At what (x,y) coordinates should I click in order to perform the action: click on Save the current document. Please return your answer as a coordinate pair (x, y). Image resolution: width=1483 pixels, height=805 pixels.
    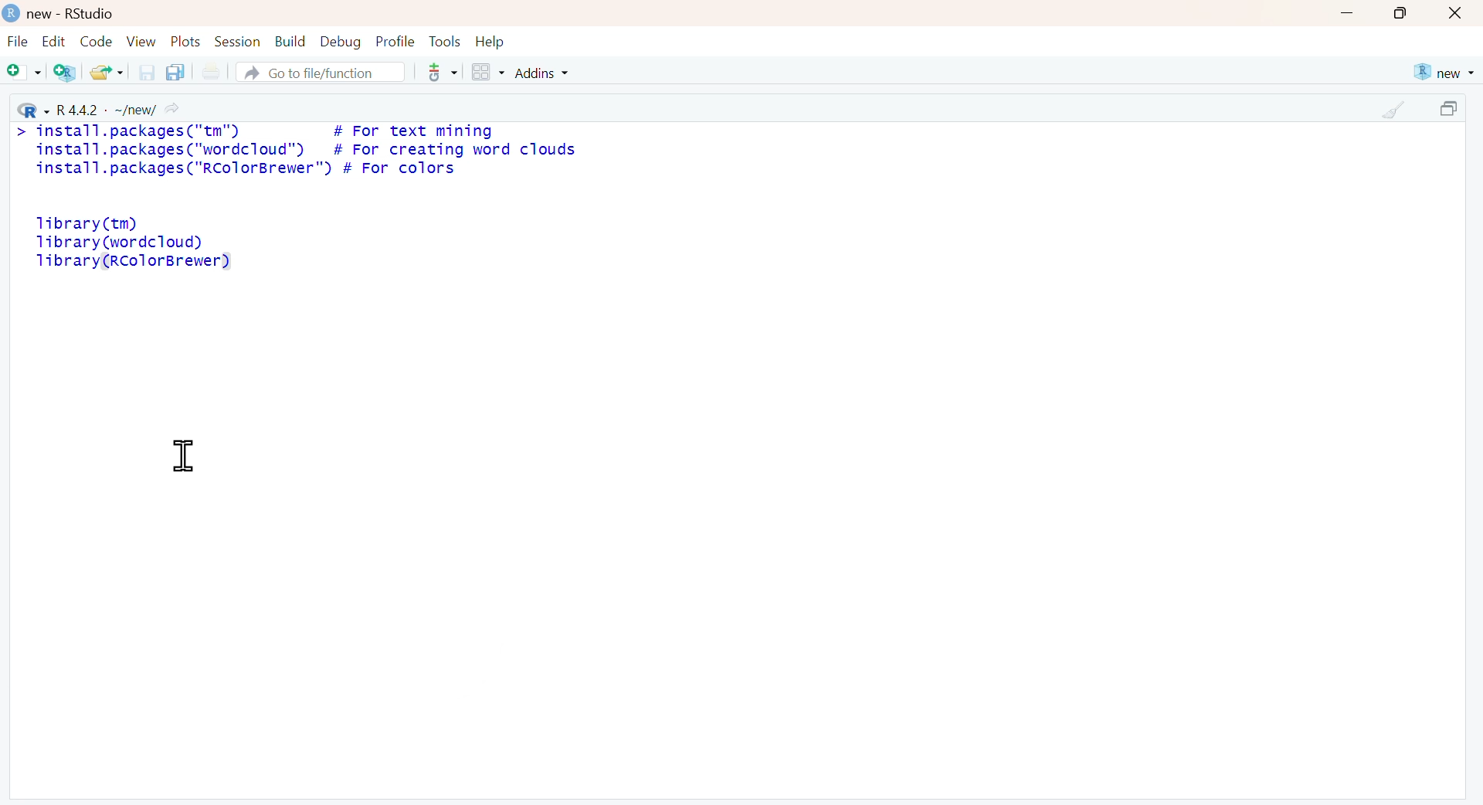
    Looking at the image, I should click on (148, 72).